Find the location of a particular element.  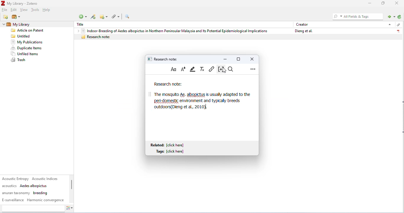

add item is located at coordinates (93, 17).